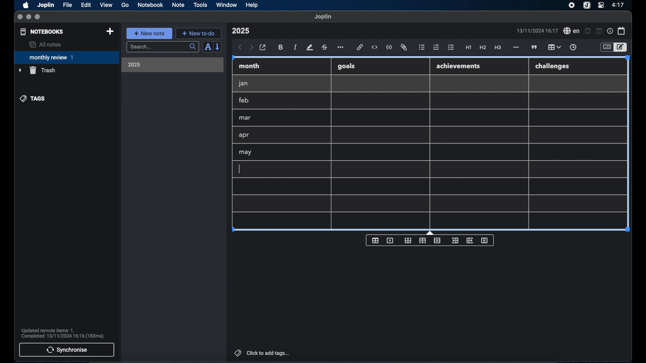 The image size is (646, 363). I want to click on inline code, so click(374, 47).